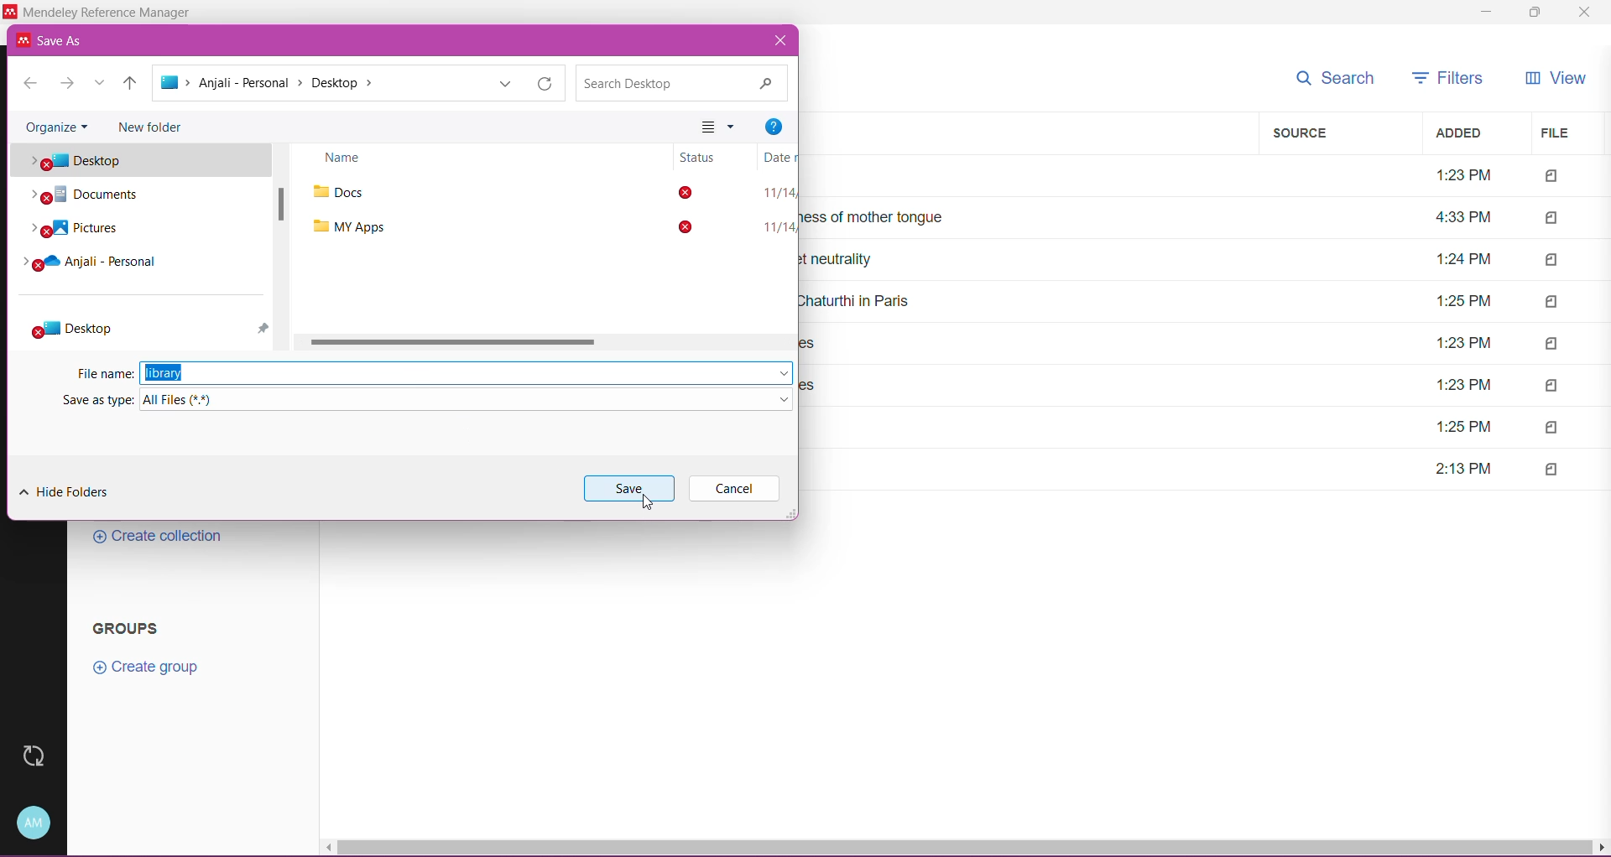  I want to click on Documents, so click(107, 196).